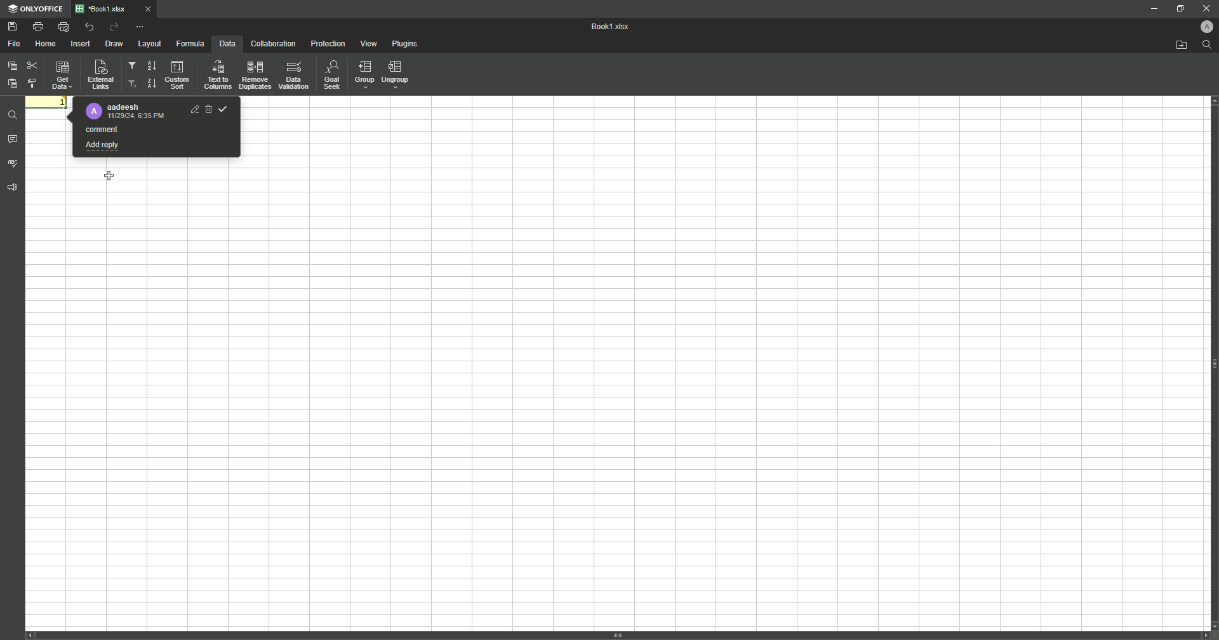 The width and height of the screenshot is (1219, 640). I want to click on Choose Styling, so click(34, 83).